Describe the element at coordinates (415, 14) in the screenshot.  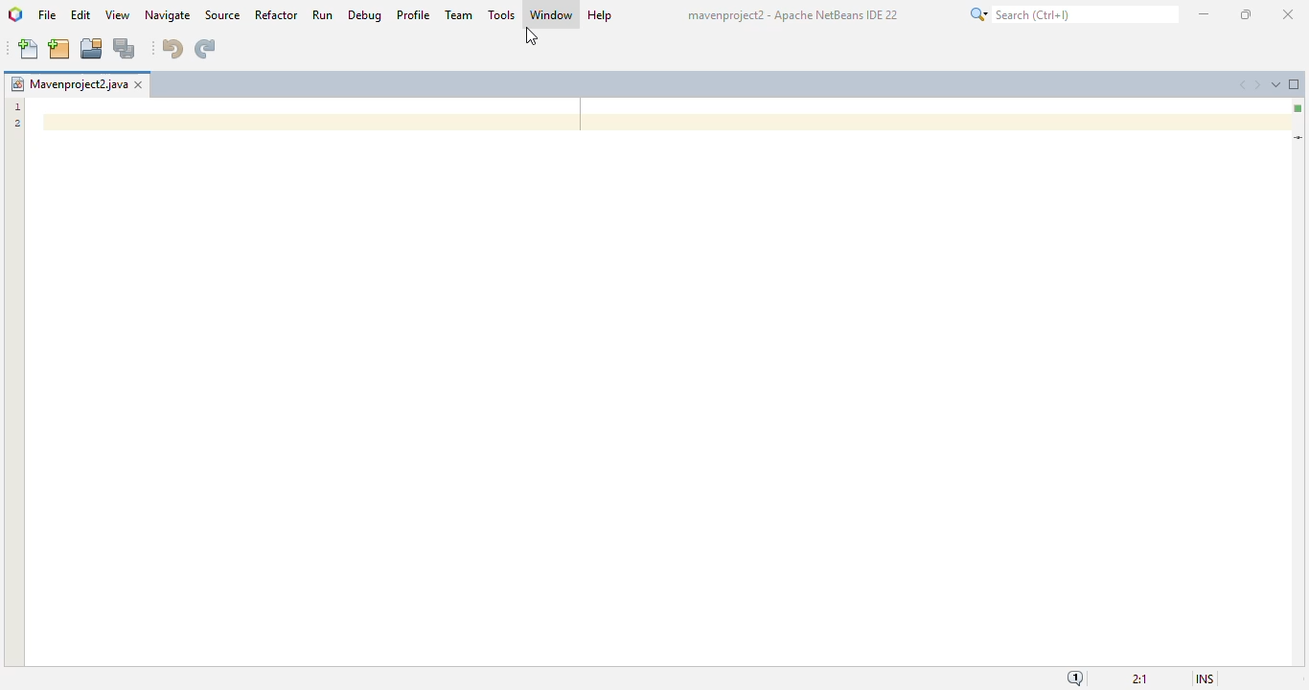
I see `profile` at that location.